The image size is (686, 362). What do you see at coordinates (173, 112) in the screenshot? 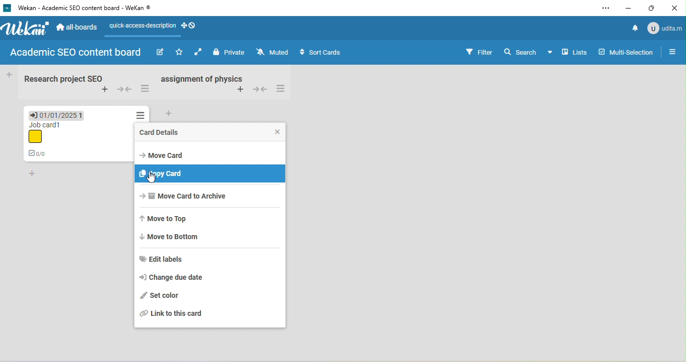
I see `add` at bounding box center [173, 112].